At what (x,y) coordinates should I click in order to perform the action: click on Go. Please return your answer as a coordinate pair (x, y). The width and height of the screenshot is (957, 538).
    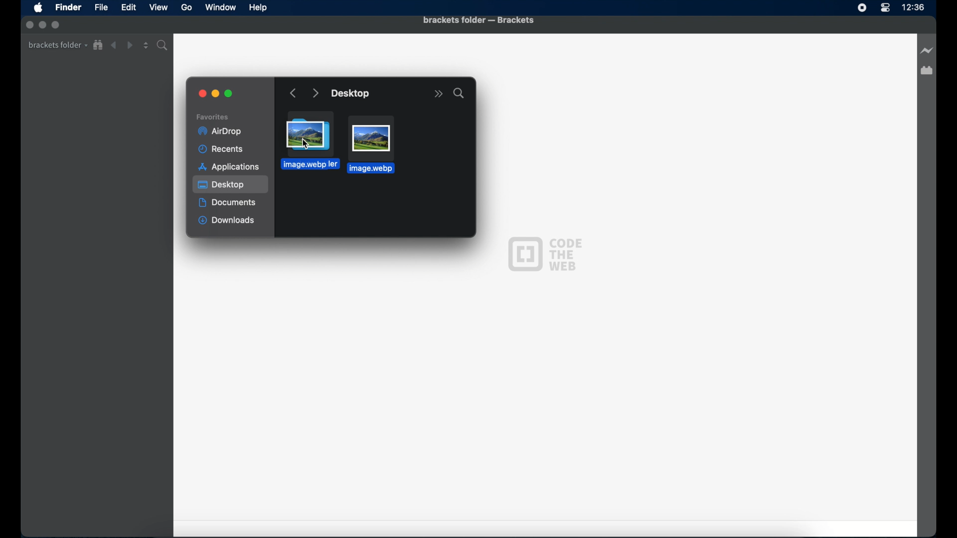
    Looking at the image, I should click on (186, 7).